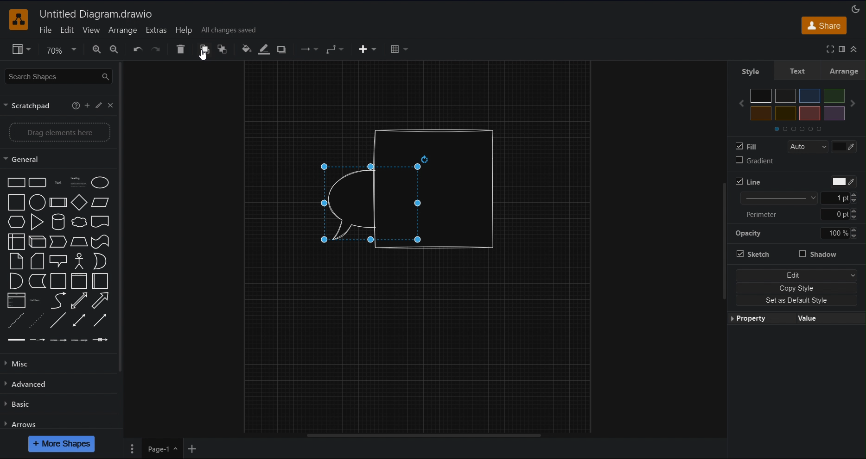  Describe the element at coordinates (16, 261) in the screenshot. I see `Note` at that location.